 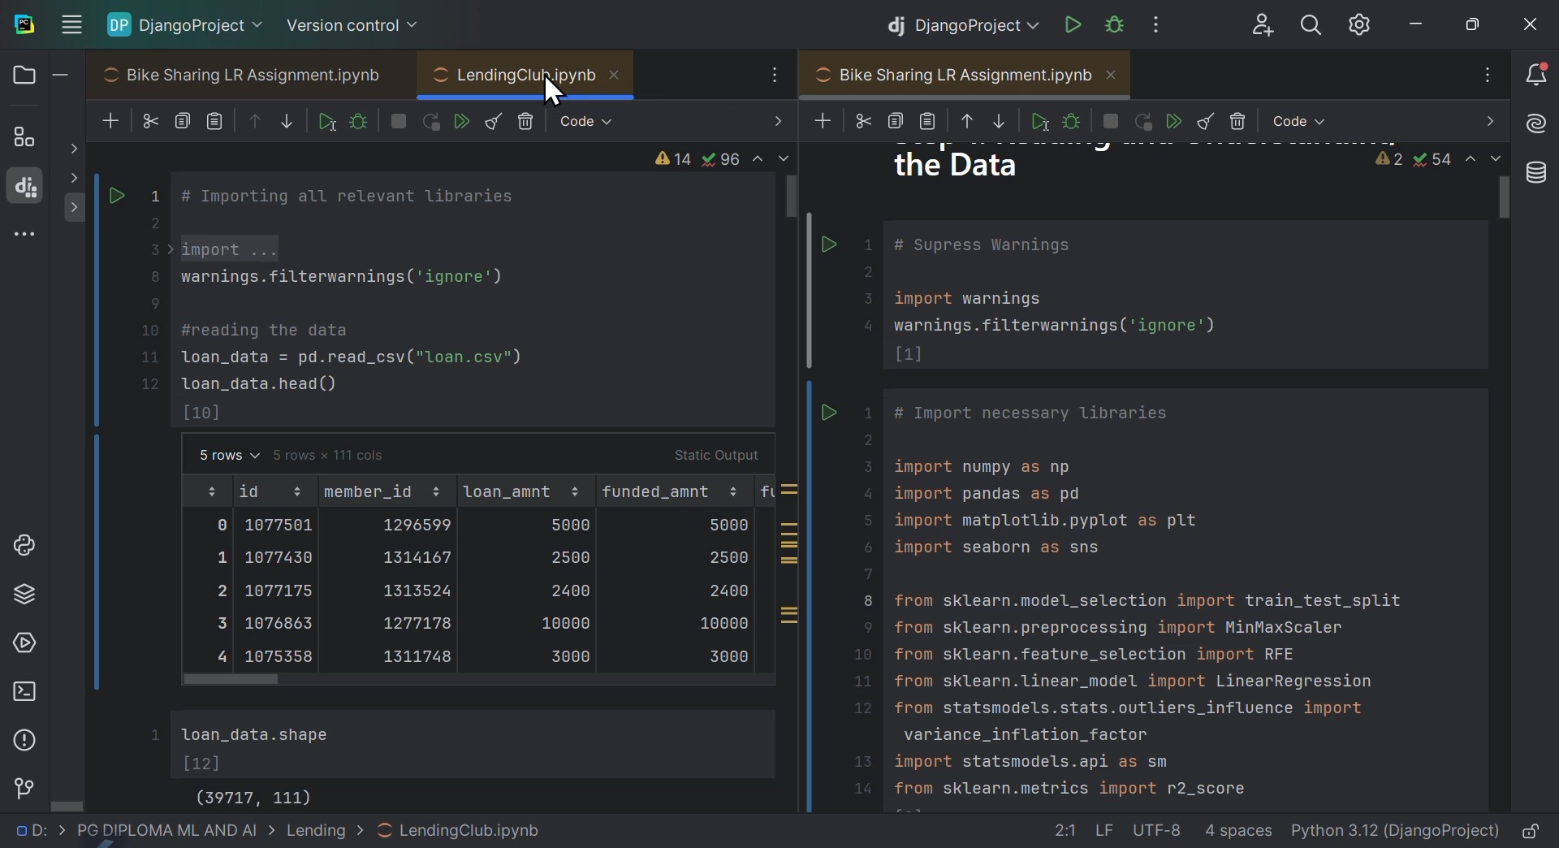 What do you see at coordinates (1485, 74) in the screenshot?
I see `options` at bounding box center [1485, 74].